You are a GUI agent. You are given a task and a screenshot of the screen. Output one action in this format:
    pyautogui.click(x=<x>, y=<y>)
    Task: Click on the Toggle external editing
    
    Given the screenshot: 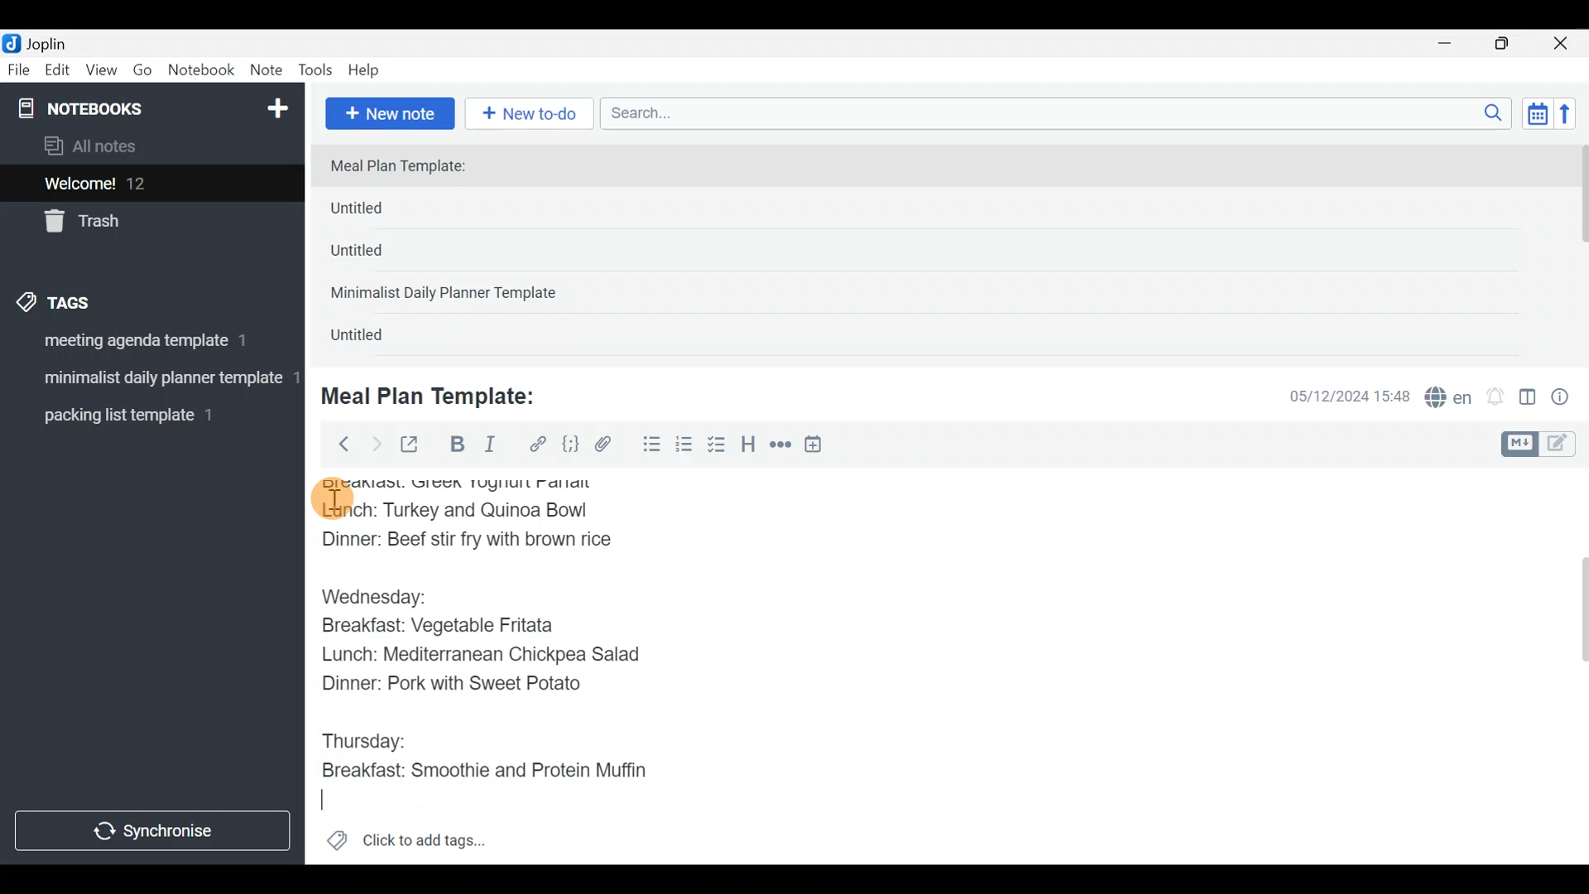 What is the action you would take?
    pyautogui.click(x=415, y=445)
    